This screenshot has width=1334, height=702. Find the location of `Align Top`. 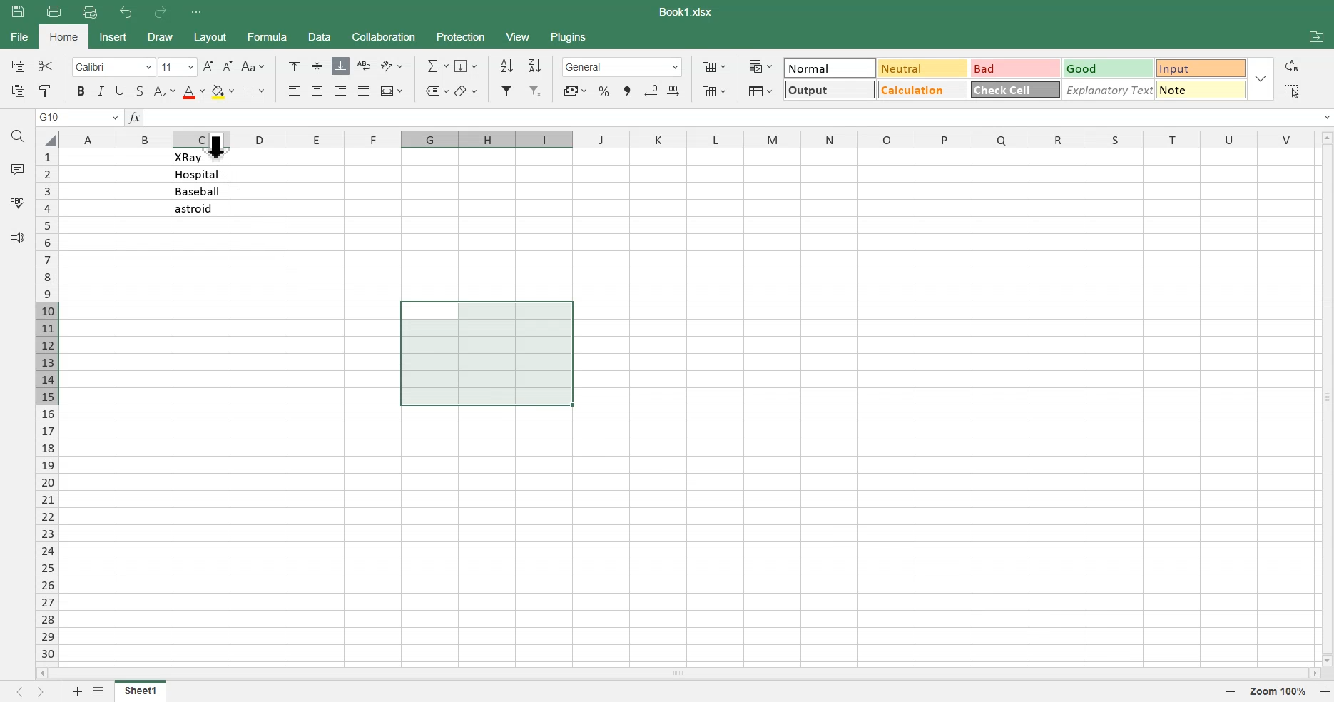

Align Top is located at coordinates (294, 66).